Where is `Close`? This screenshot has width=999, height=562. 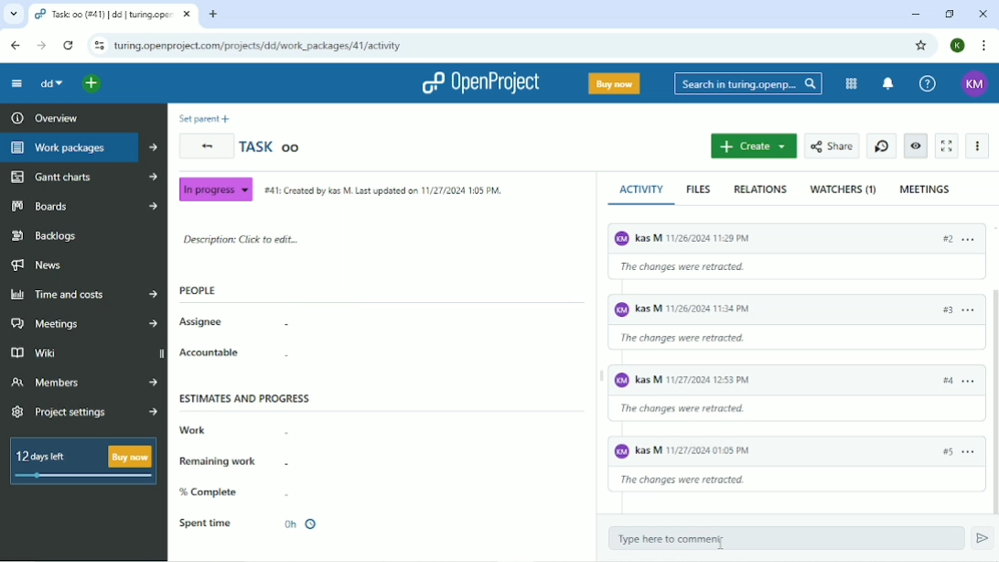 Close is located at coordinates (983, 14).